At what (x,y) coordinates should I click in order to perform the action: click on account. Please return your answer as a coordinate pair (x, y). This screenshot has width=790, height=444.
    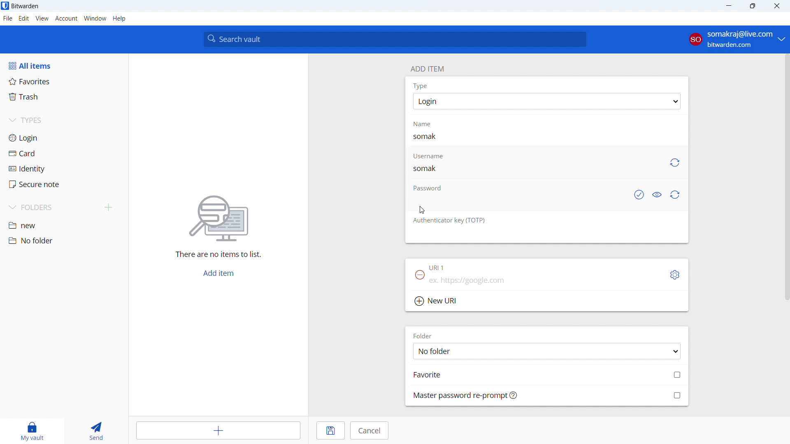
    Looking at the image, I should click on (66, 18).